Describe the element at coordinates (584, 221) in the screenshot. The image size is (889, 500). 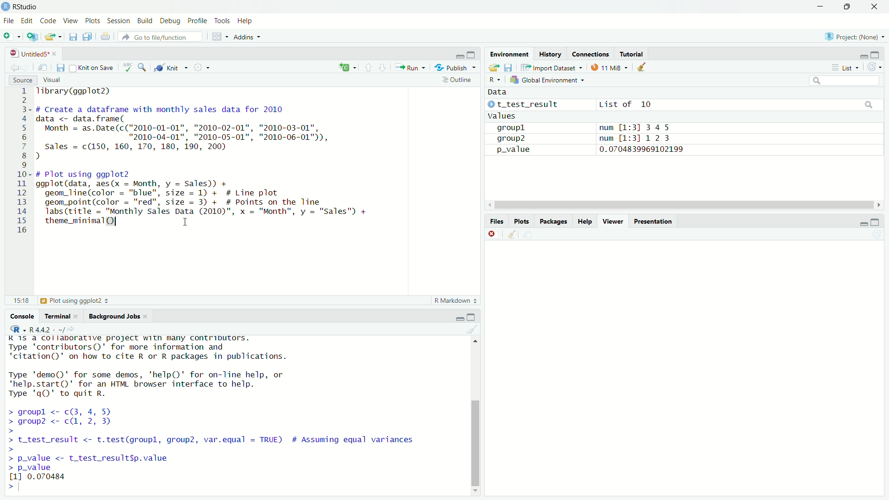
I see `Help` at that location.